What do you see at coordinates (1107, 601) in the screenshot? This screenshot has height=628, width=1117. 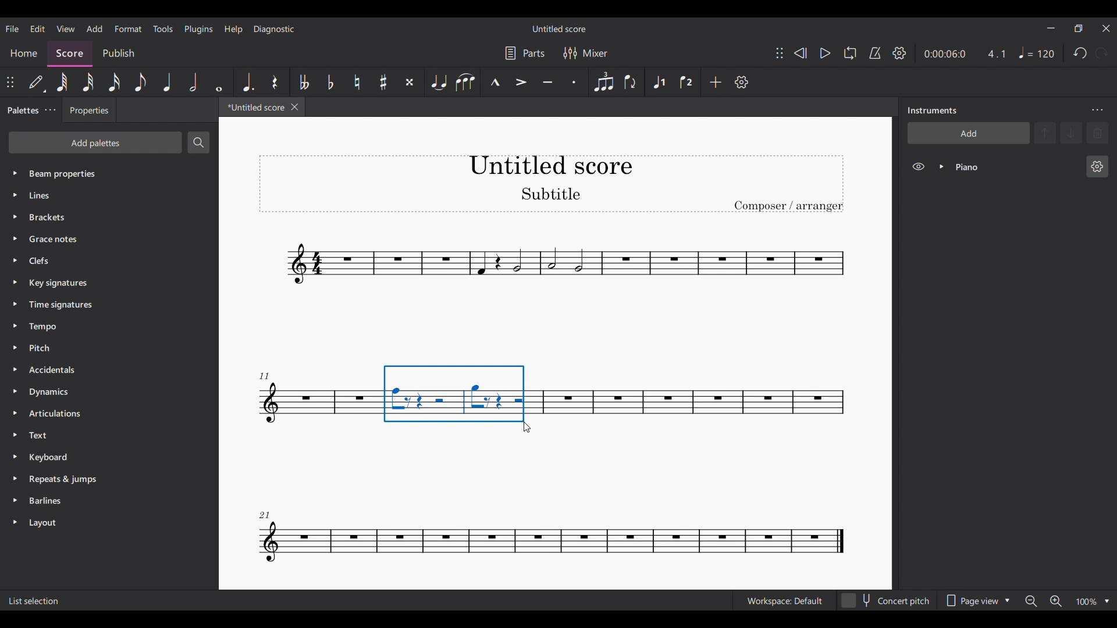 I see `Zoom options` at bounding box center [1107, 601].